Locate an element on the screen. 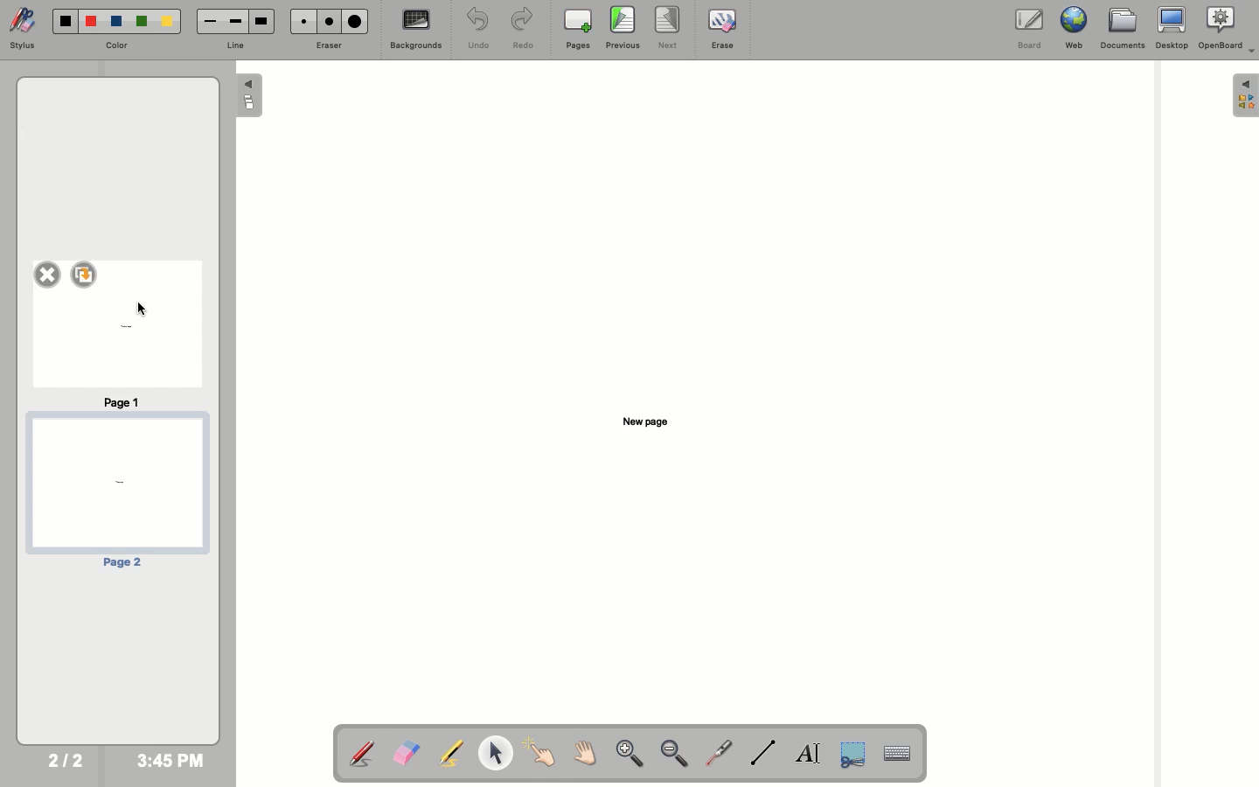  Small line is located at coordinates (211, 22).